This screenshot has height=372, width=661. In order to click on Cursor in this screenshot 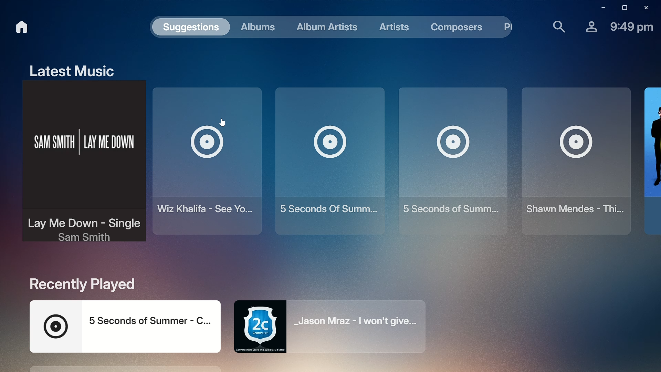, I will do `click(225, 124)`.